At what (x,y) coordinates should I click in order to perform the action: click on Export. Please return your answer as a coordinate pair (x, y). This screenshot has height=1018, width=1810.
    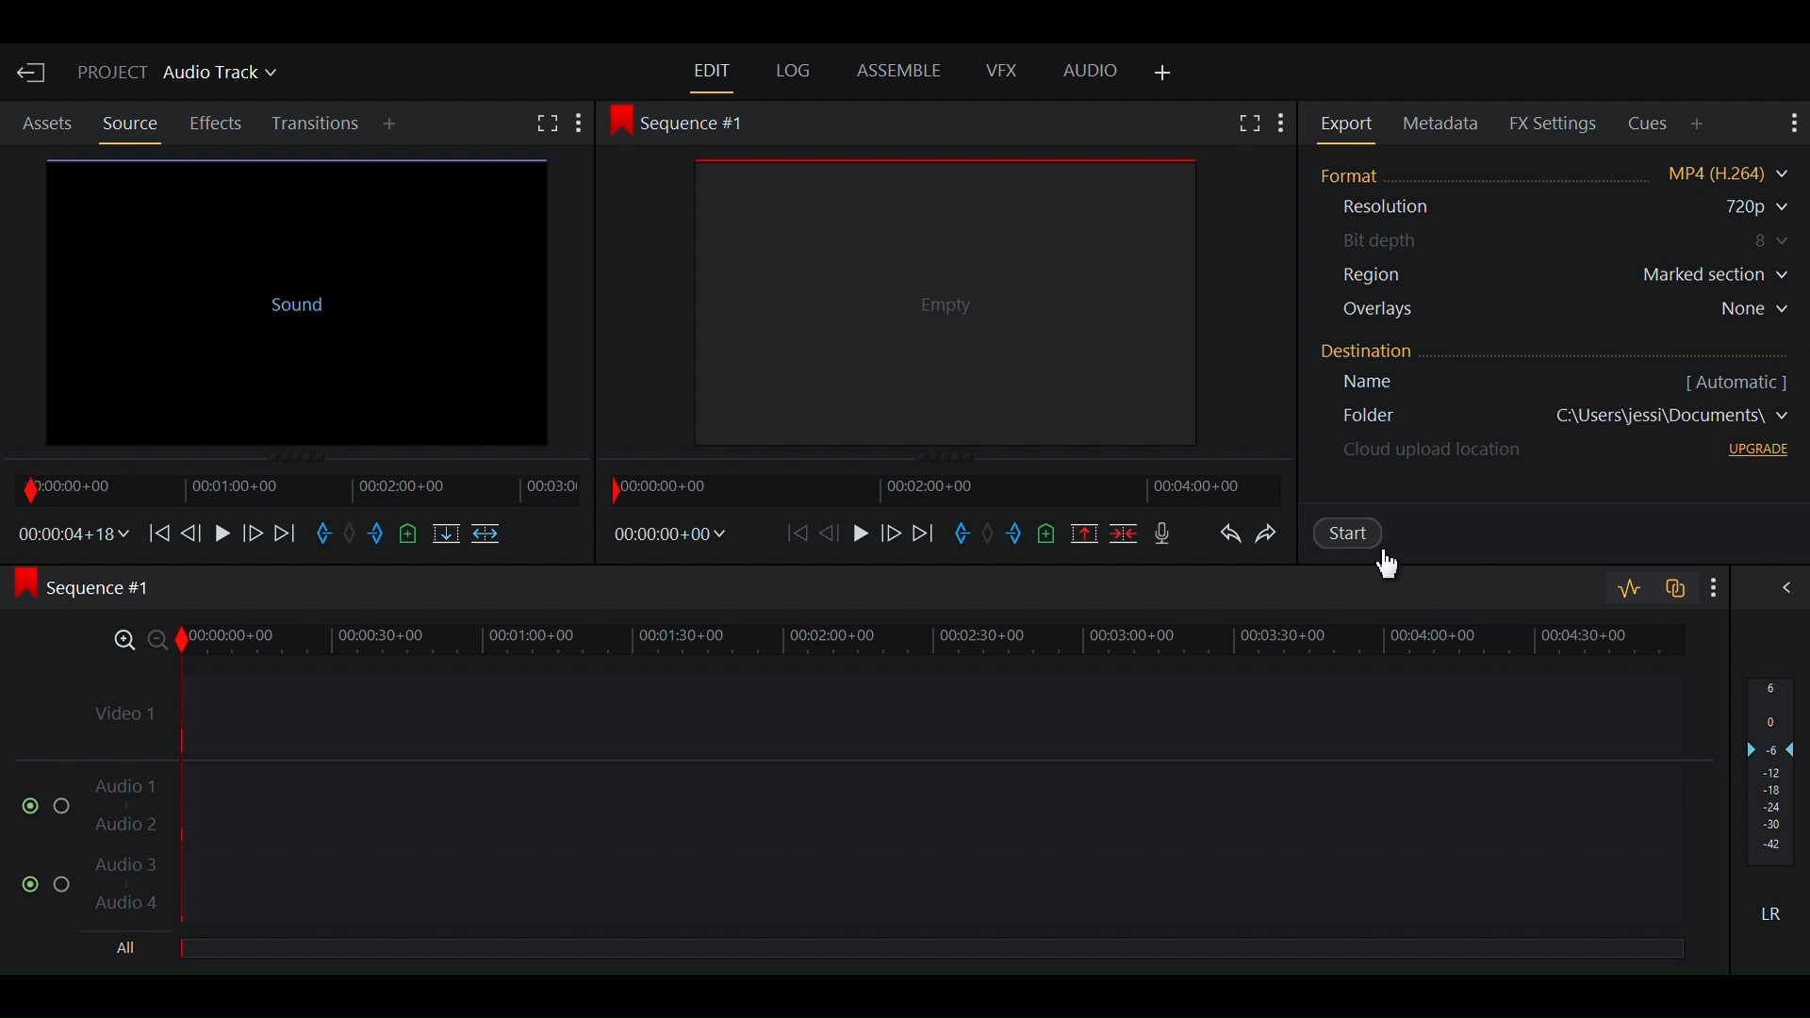
    Looking at the image, I should click on (1350, 123).